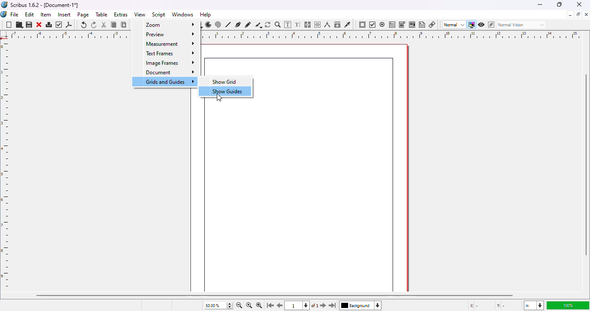 This screenshot has width=590, height=311. What do you see at coordinates (69, 25) in the screenshot?
I see `export as PDF` at bounding box center [69, 25].